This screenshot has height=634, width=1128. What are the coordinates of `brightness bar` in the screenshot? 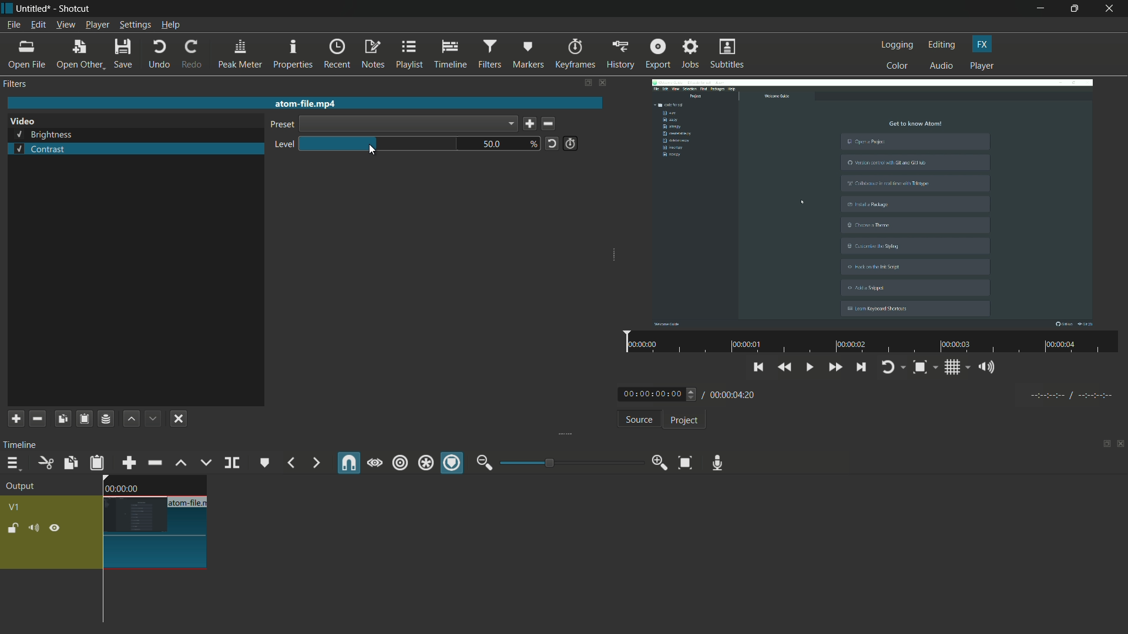 It's located at (380, 143).